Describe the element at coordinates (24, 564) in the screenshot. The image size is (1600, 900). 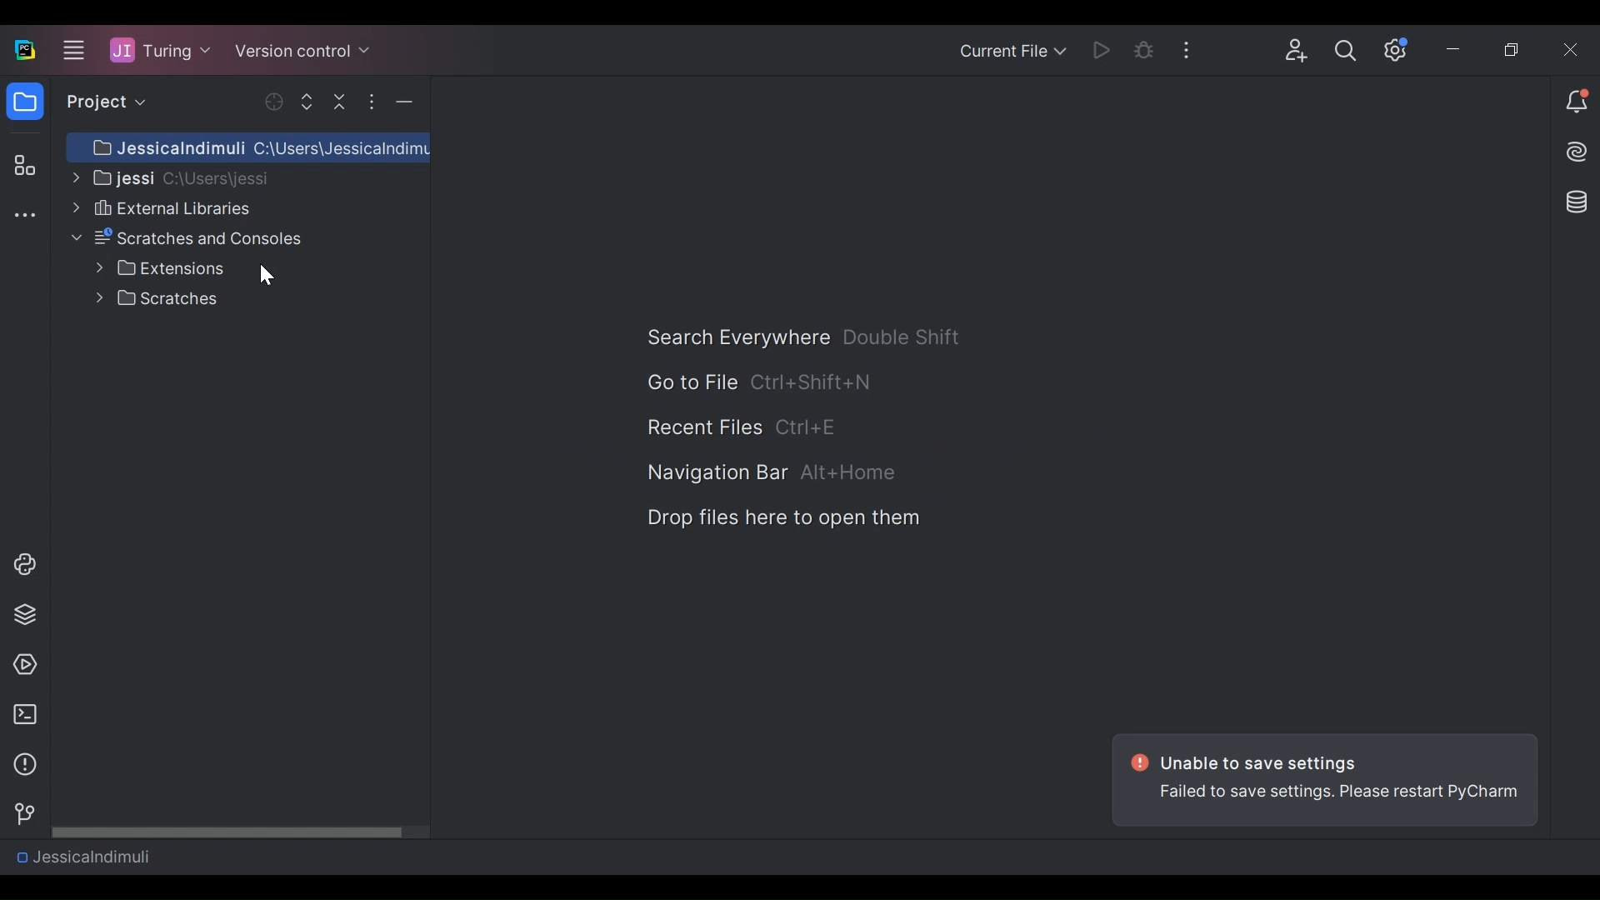
I see `python` at that location.